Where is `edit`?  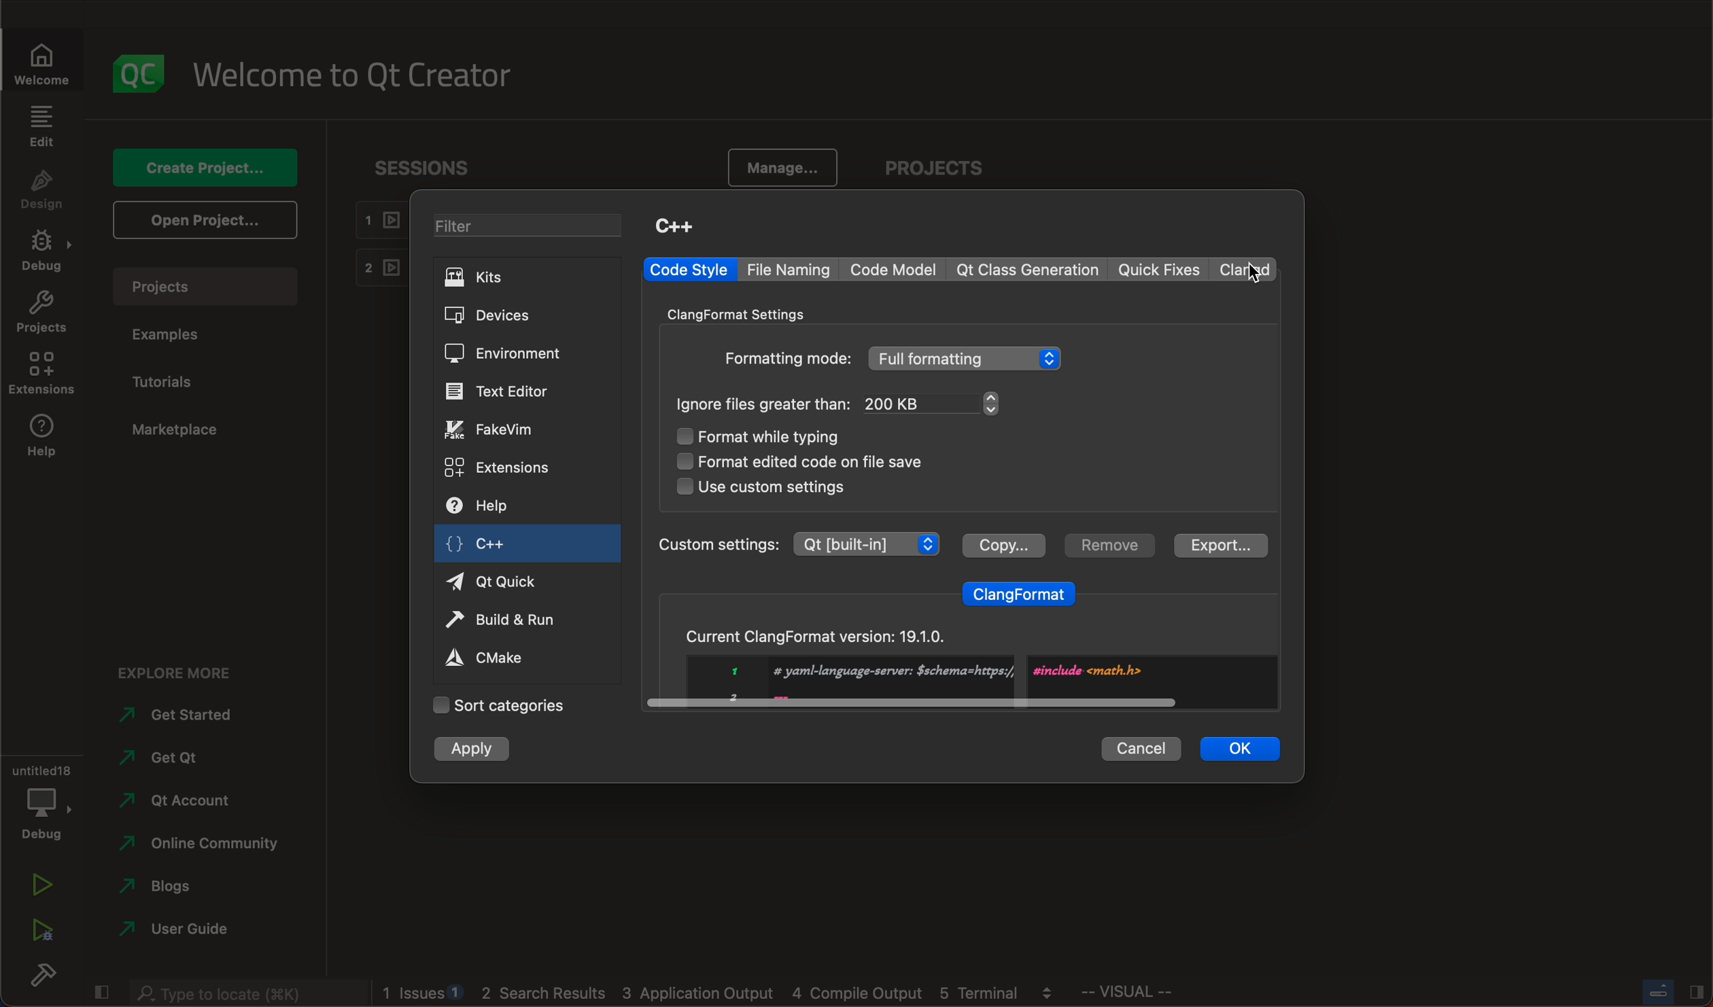
edit is located at coordinates (41, 126).